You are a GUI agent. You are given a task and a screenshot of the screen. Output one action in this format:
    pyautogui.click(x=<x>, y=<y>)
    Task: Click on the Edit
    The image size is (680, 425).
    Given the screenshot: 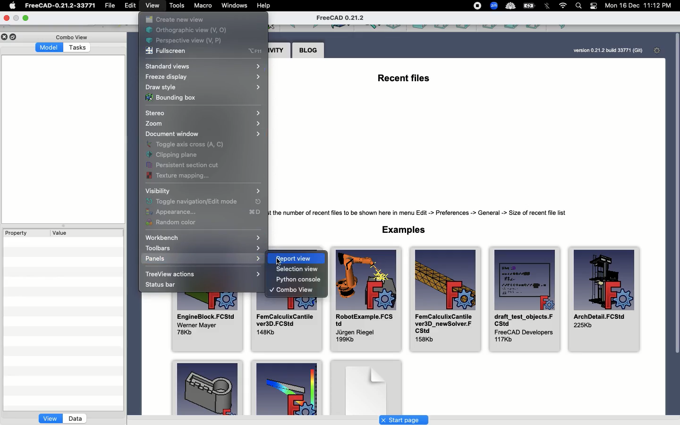 What is the action you would take?
    pyautogui.click(x=129, y=7)
    